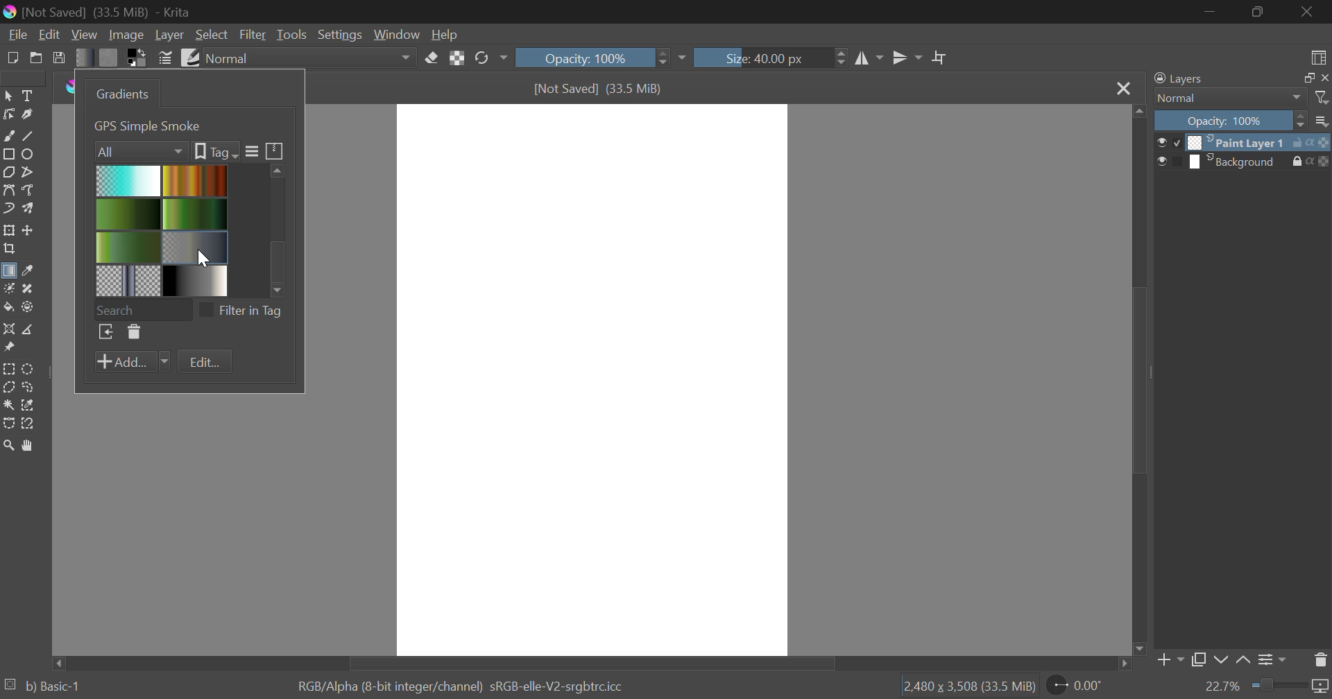 The height and width of the screenshot is (699, 1332). What do you see at coordinates (1170, 144) in the screenshot?
I see `preview` at bounding box center [1170, 144].